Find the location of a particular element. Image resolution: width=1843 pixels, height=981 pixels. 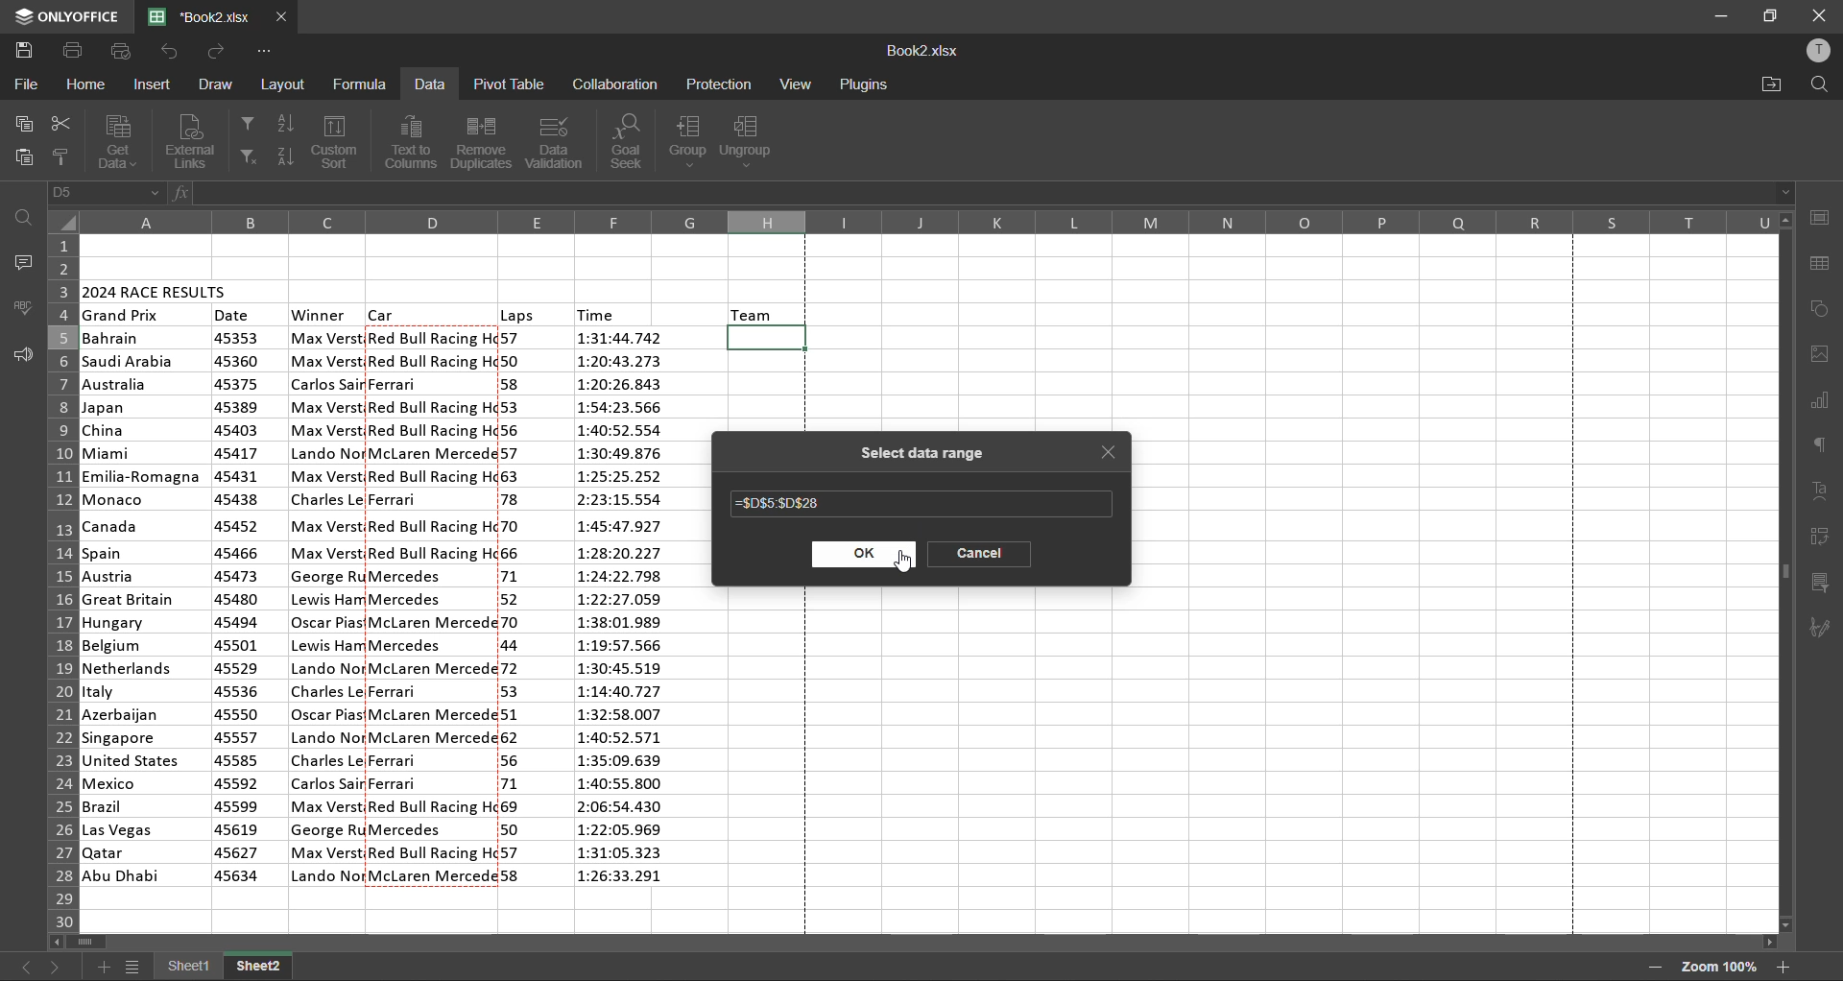

charts is located at coordinates (1820, 403).